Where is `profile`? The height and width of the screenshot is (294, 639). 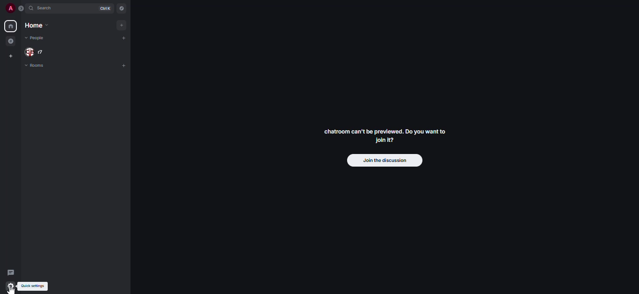
profile is located at coordinates (9, 8).